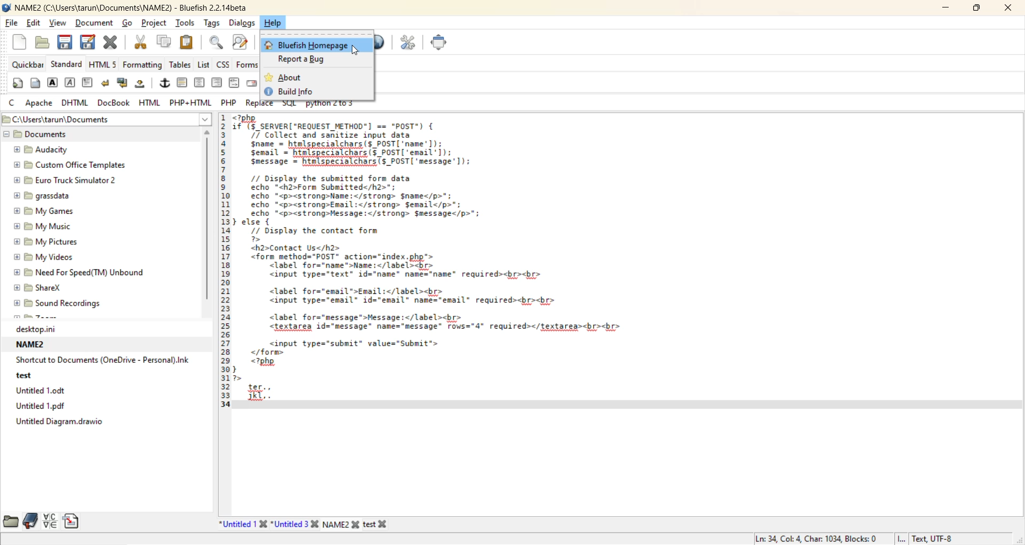 This screenshot has height=545, width=1025. I want to click on cut, so click(143, 42).